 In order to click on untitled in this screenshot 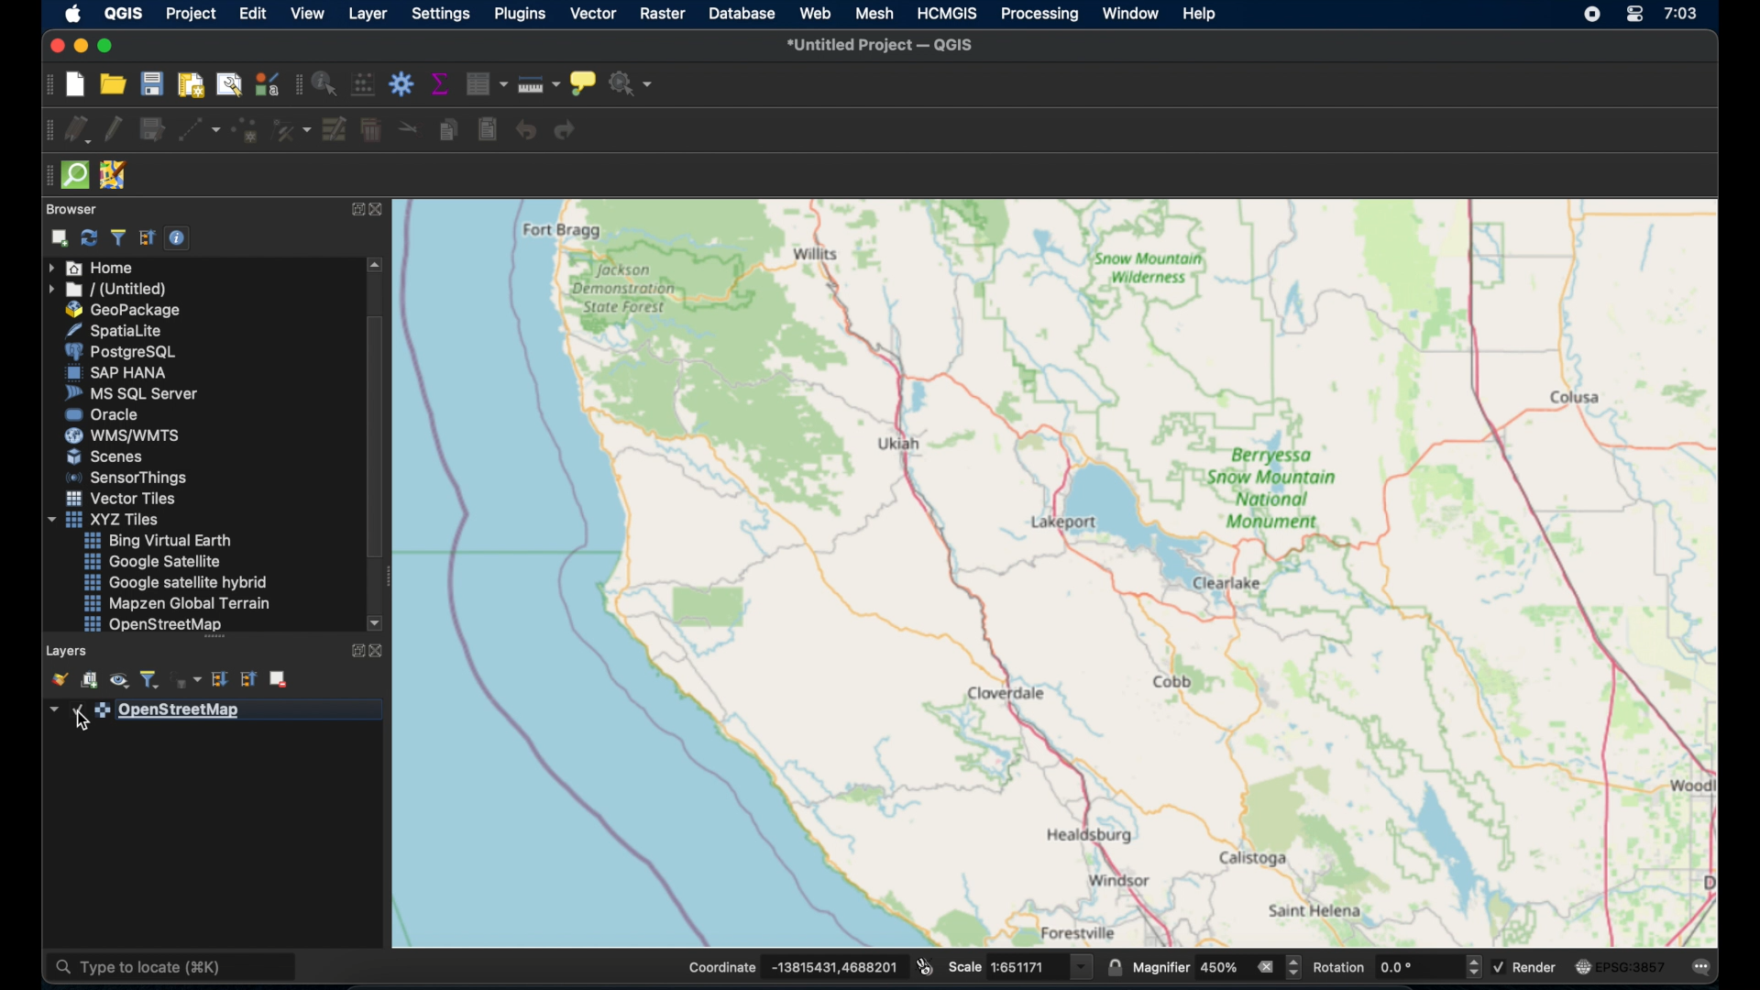, I will do `click(111, 288)`.